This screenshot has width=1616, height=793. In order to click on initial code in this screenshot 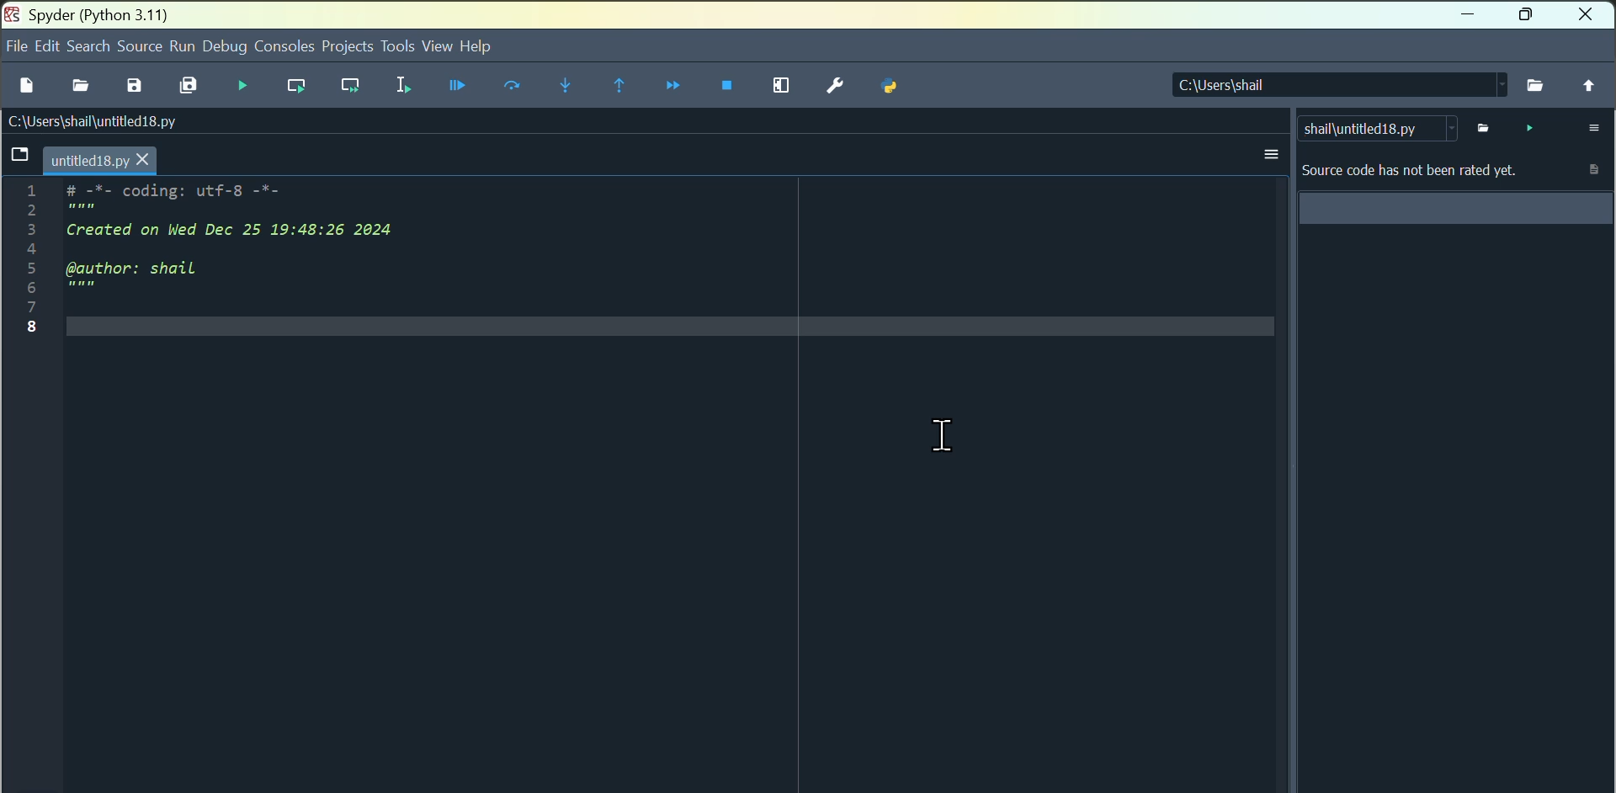, I will do `click(222, 261)`.